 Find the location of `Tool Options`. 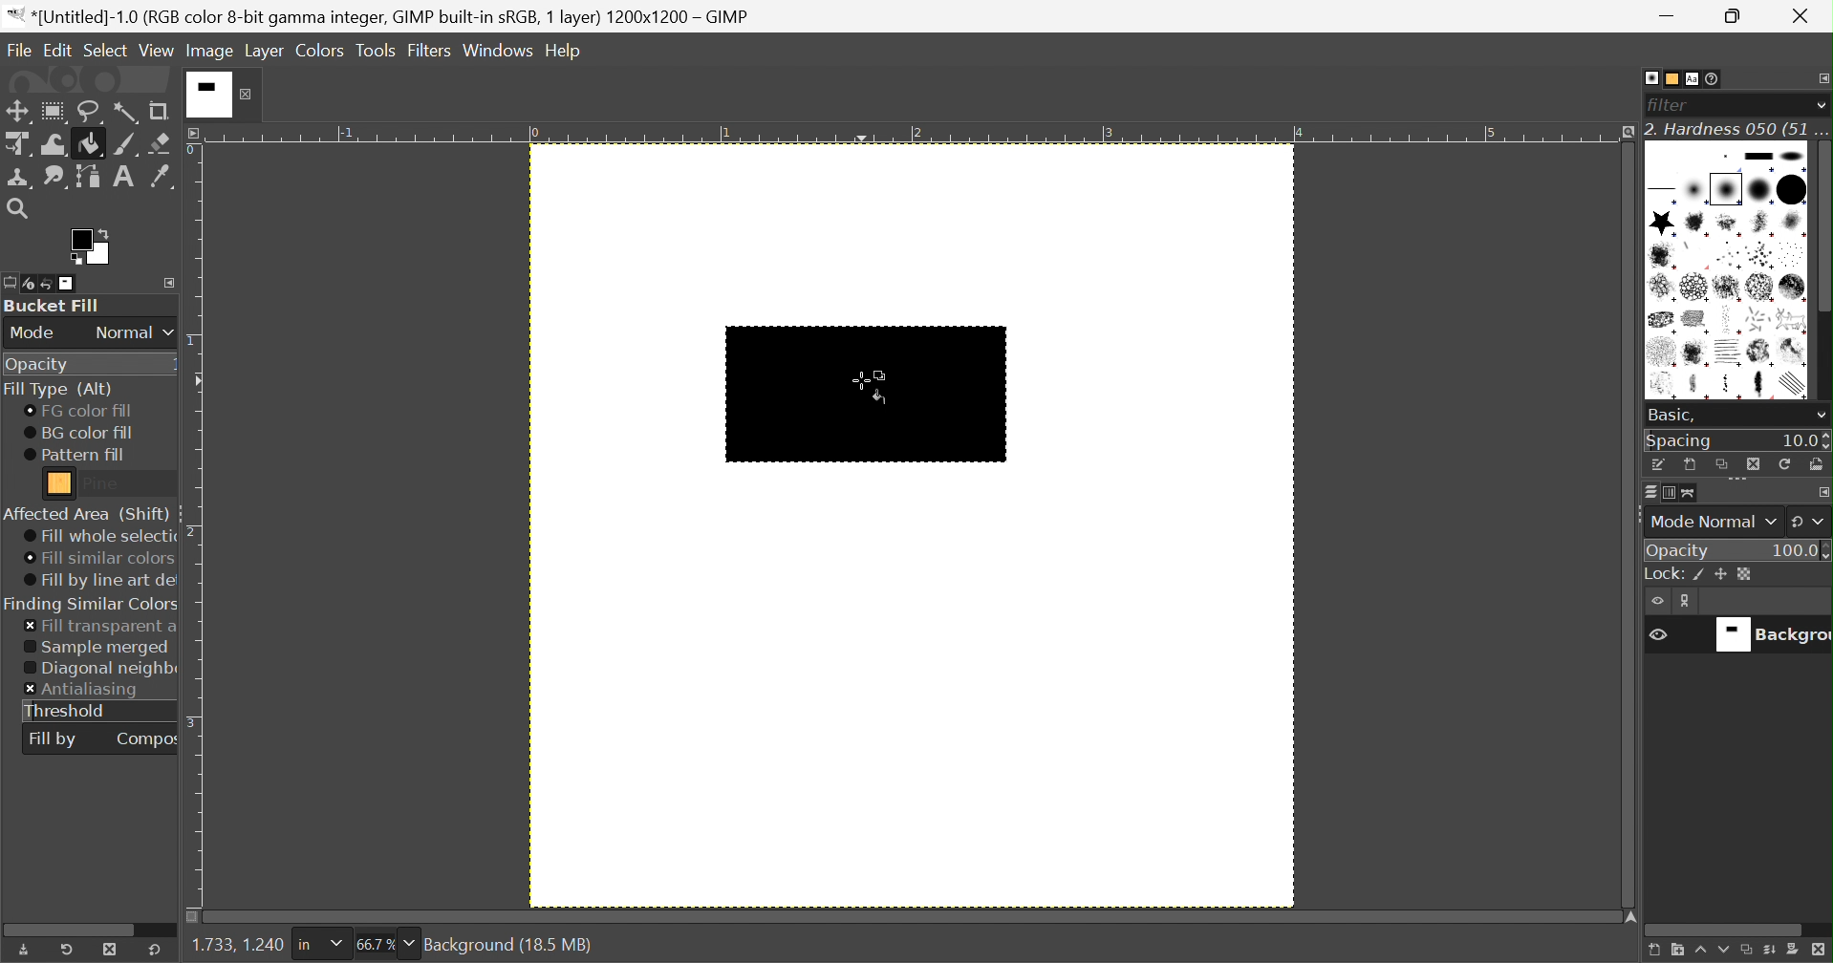

Tool Options is located at coordinates (11, 283).